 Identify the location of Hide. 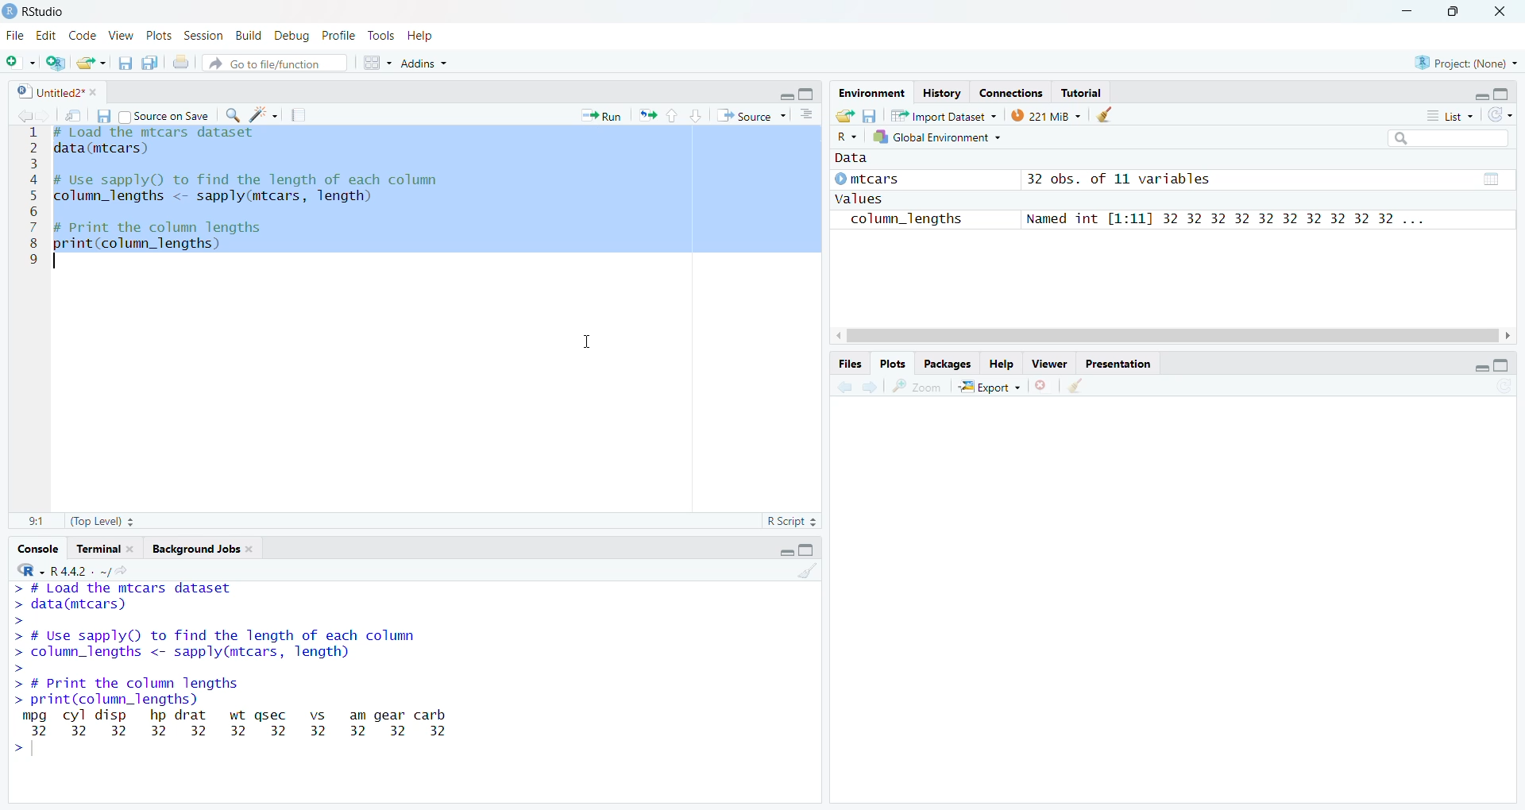
(785, 94).